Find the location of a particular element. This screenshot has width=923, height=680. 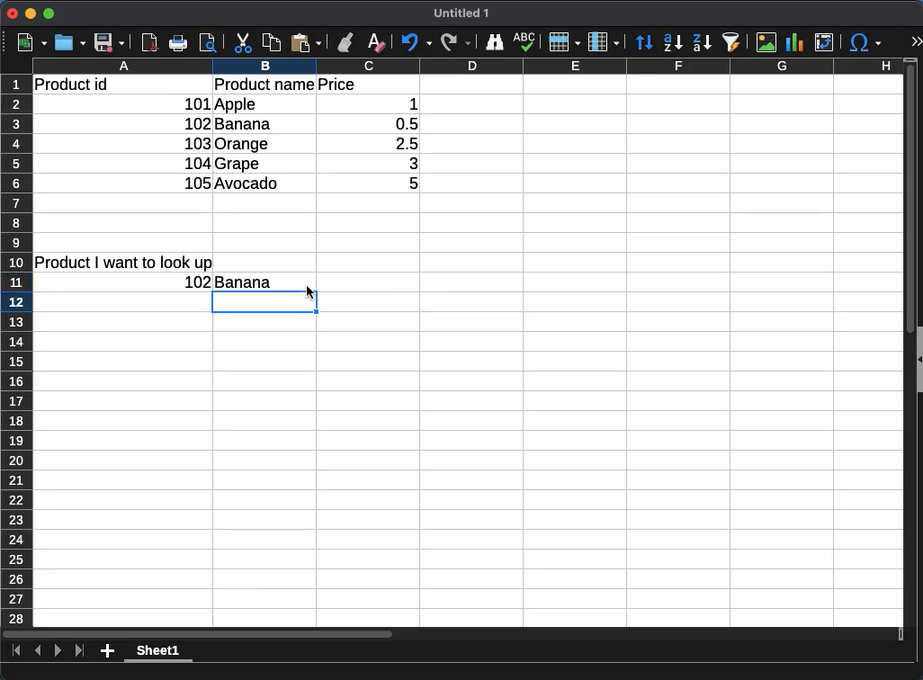

previous sheet is located at coordinates (38, 651).